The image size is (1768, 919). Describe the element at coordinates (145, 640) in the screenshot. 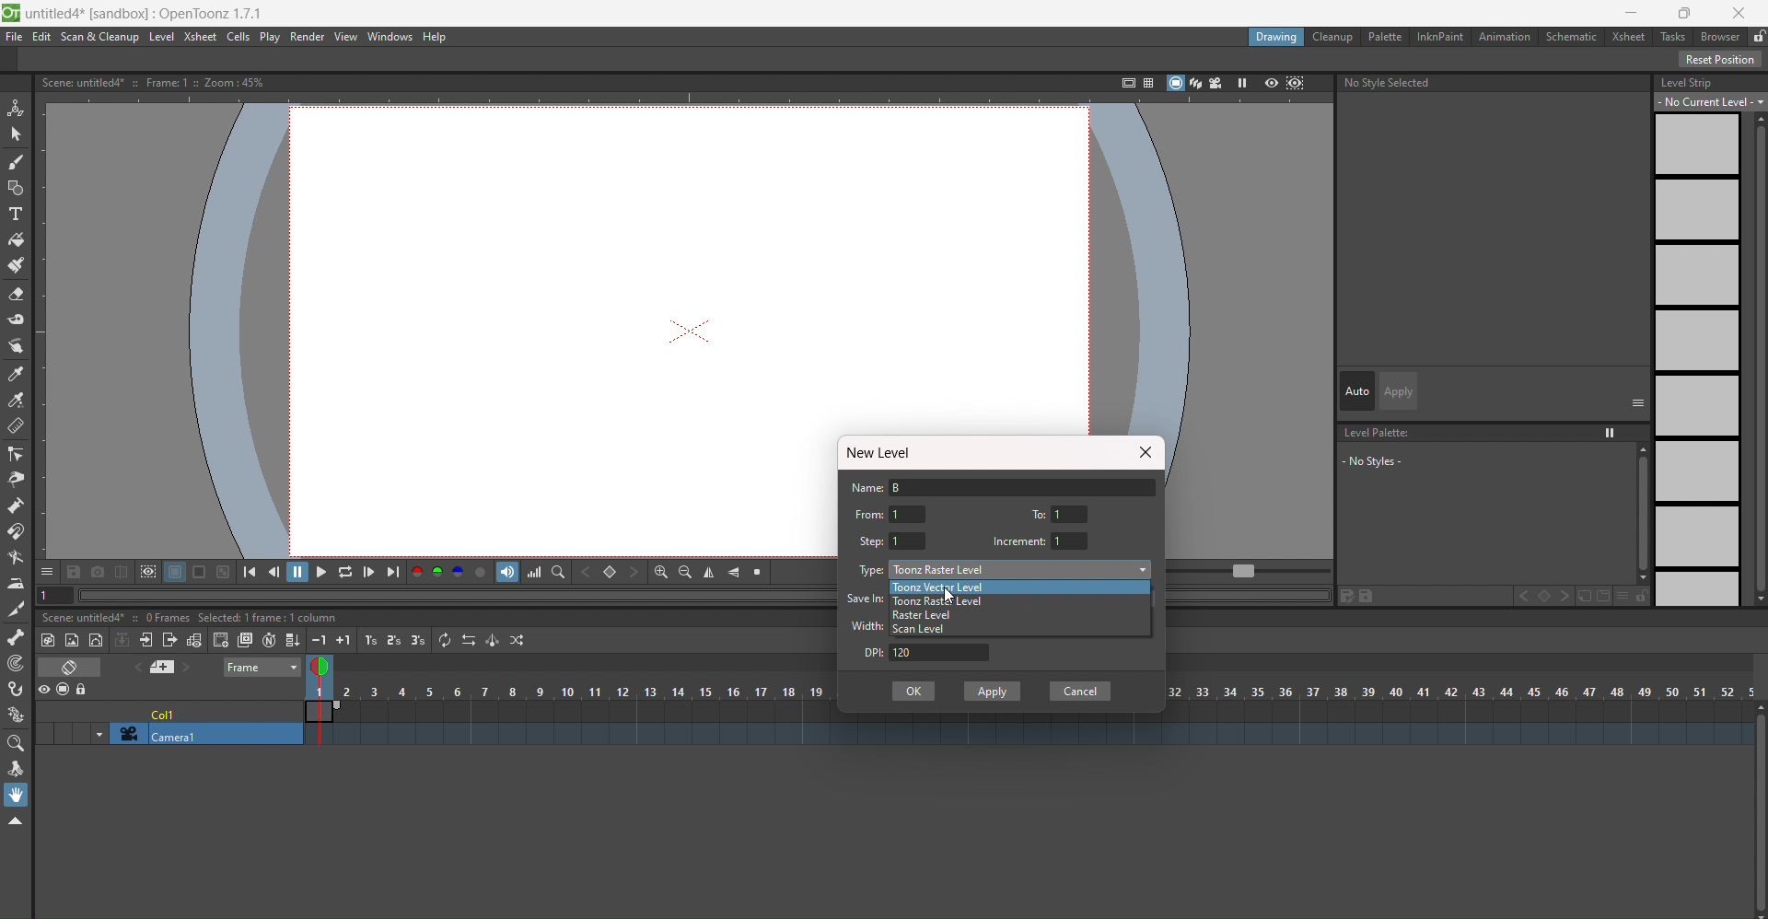

I see `open sub xsheet` at that location.